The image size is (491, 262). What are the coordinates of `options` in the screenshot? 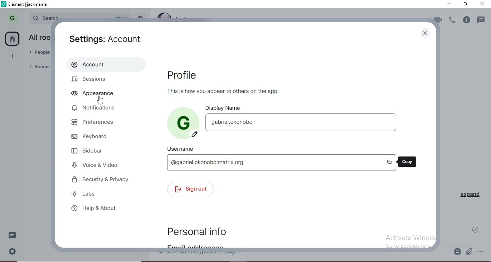 It's located at (483, 252).